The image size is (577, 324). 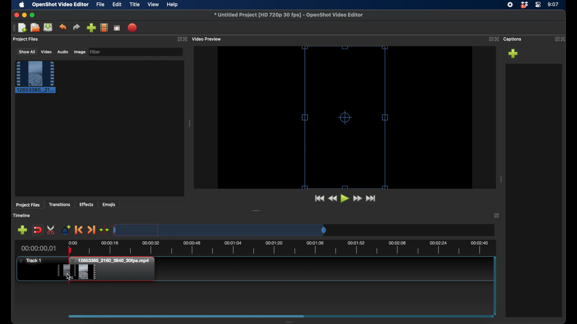 I want to click on close, so click(x=564, y=38).